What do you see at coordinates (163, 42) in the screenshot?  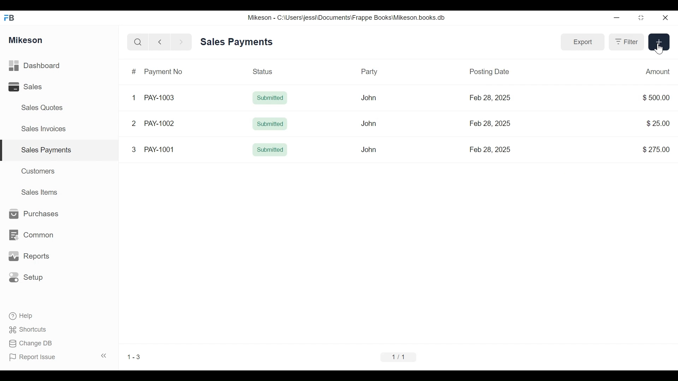 I see `Back` at bounding box center [163, 42].